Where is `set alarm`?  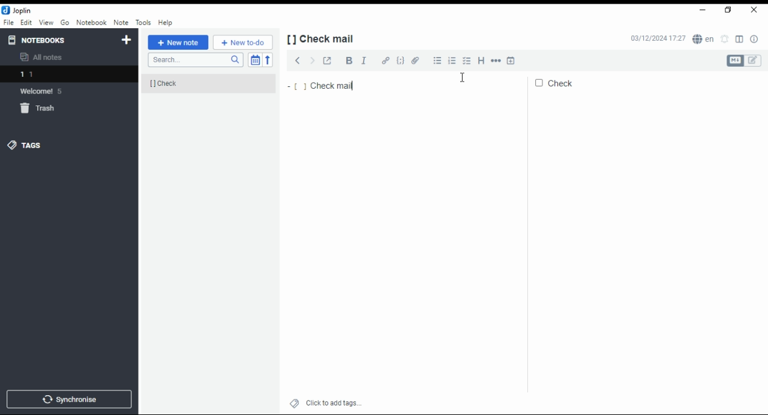
set alarm is located at coordinates (727, 39).